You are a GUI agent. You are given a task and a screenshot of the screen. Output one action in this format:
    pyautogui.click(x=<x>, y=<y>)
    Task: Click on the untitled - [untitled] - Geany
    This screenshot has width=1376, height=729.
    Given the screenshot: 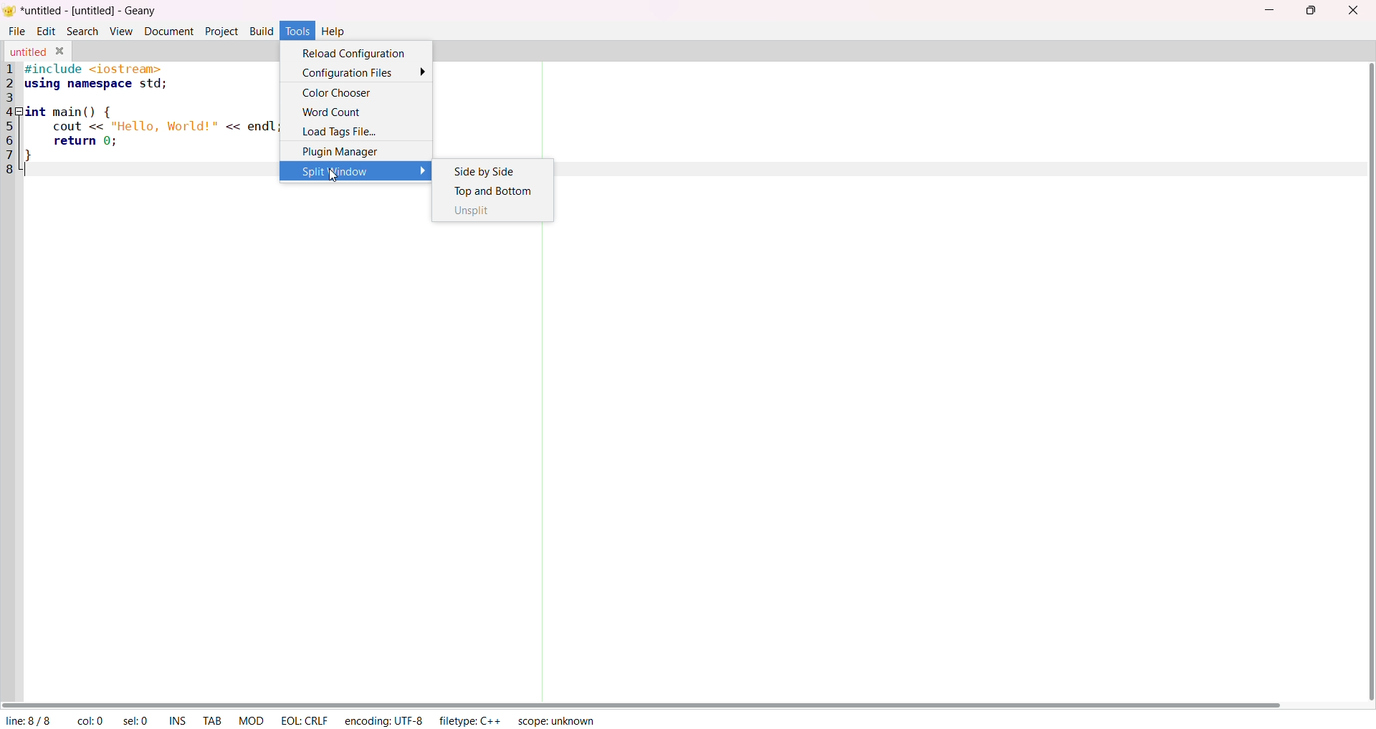 What is the action you would take?
    pyautogui.click(x=90, y=11)
    